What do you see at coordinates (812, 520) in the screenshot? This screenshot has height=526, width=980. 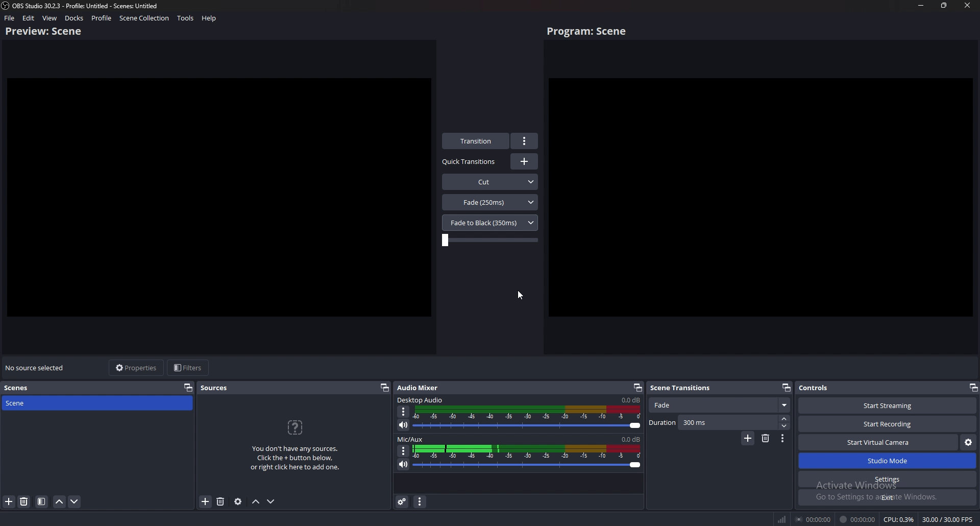 I see `00:00:00` at bounding box center [812, 520].